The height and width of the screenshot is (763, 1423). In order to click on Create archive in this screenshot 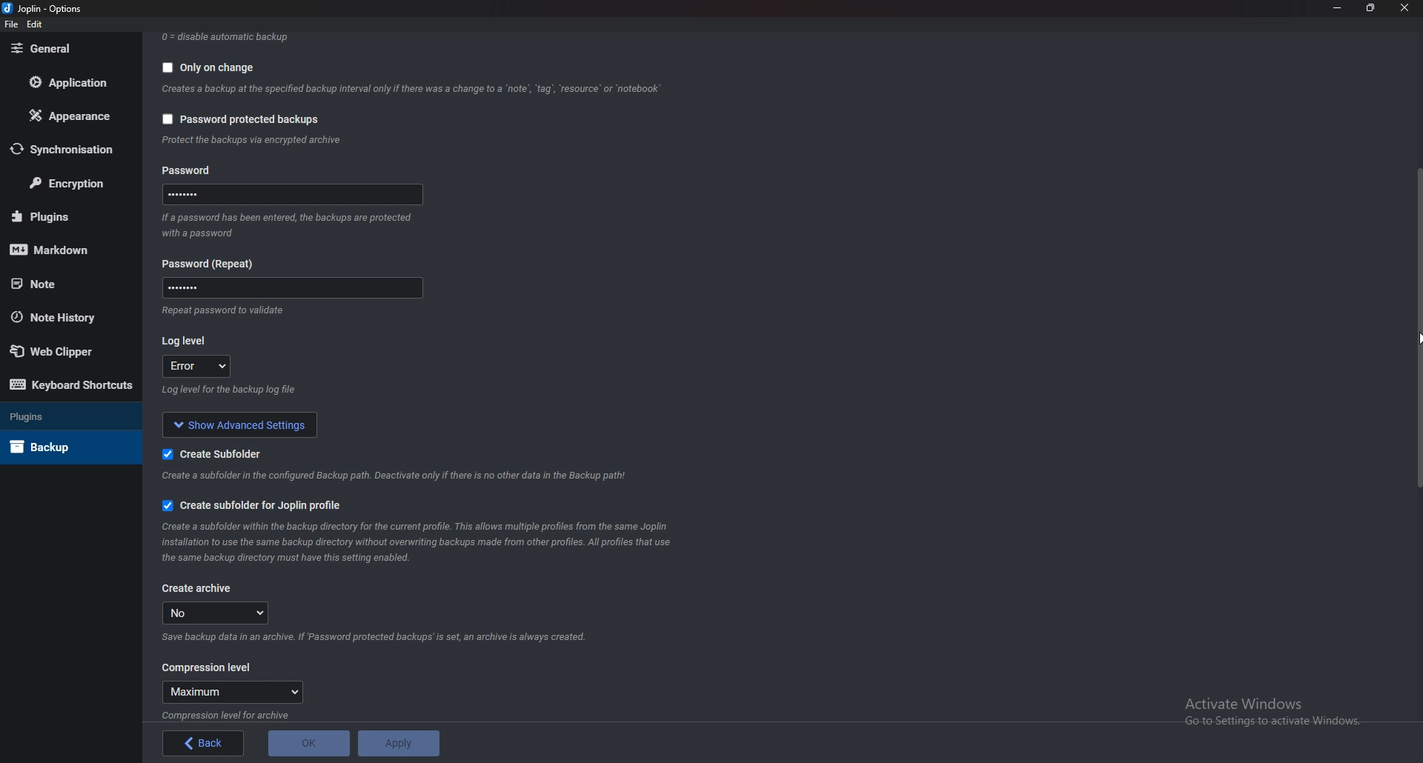, I will do `click(202, 588)`.